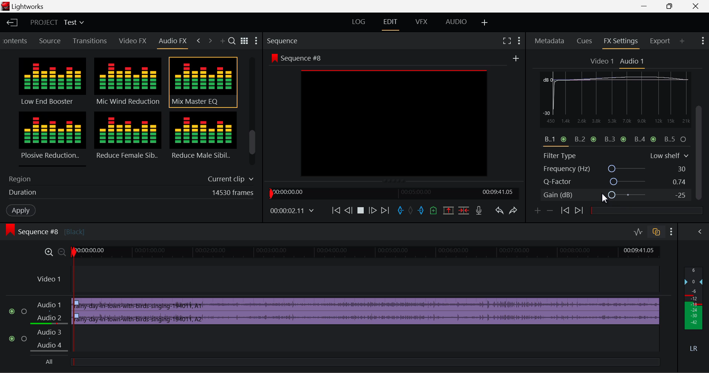 The width and height of the screenshot is (709, 373). I want to click on Toggle between title and list view, so click(246, 40).